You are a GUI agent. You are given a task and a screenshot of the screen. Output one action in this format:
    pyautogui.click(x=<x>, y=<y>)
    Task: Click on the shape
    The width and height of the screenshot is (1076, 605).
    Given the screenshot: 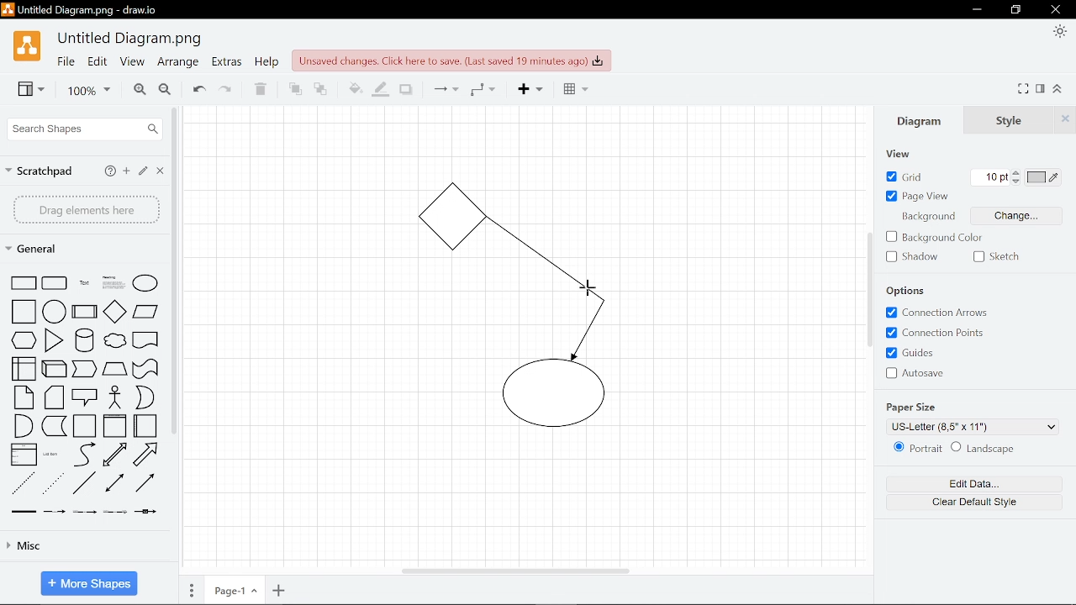 What is the action you would take?
    pyautogui.click(x=145, y=282)
    